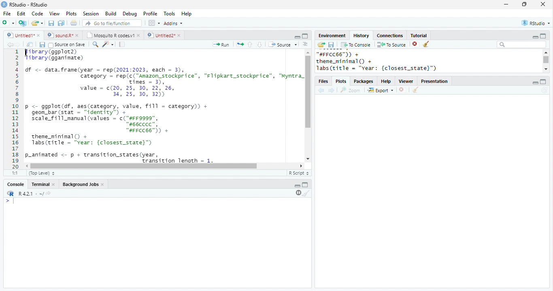 The width and height of the screenshot is (553, 291). I want to click on Zoom, so click(351, 90).